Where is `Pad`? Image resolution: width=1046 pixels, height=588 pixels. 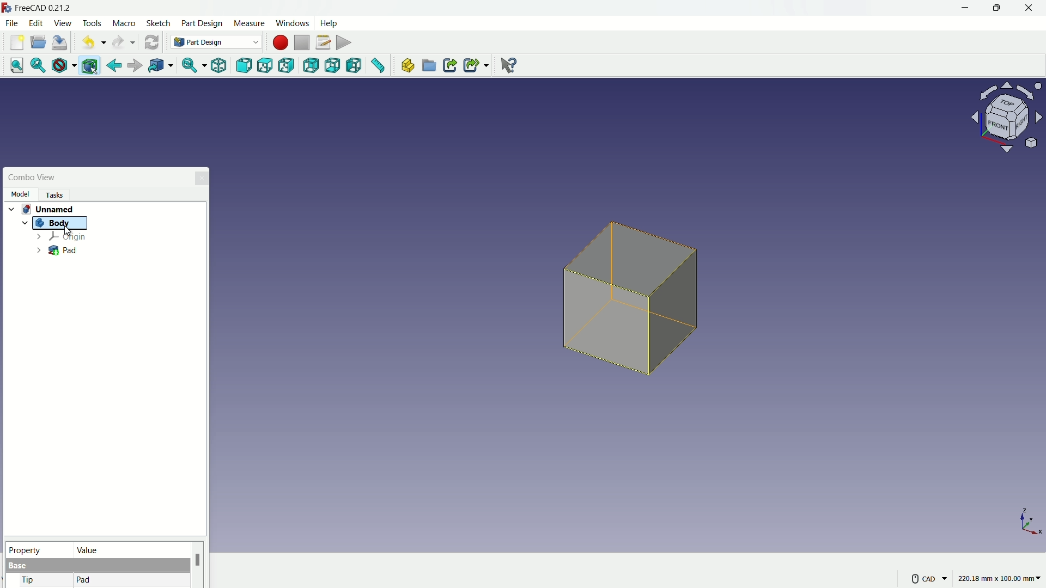 Pad is located at coordinates (57, 251).